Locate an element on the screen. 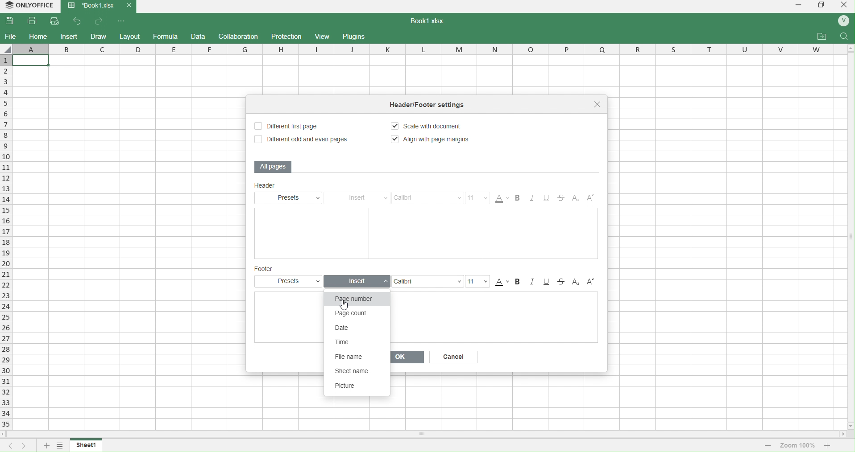 This screenshot has height=452, width=855. Text Boxes is located at coordinates (427, 233).